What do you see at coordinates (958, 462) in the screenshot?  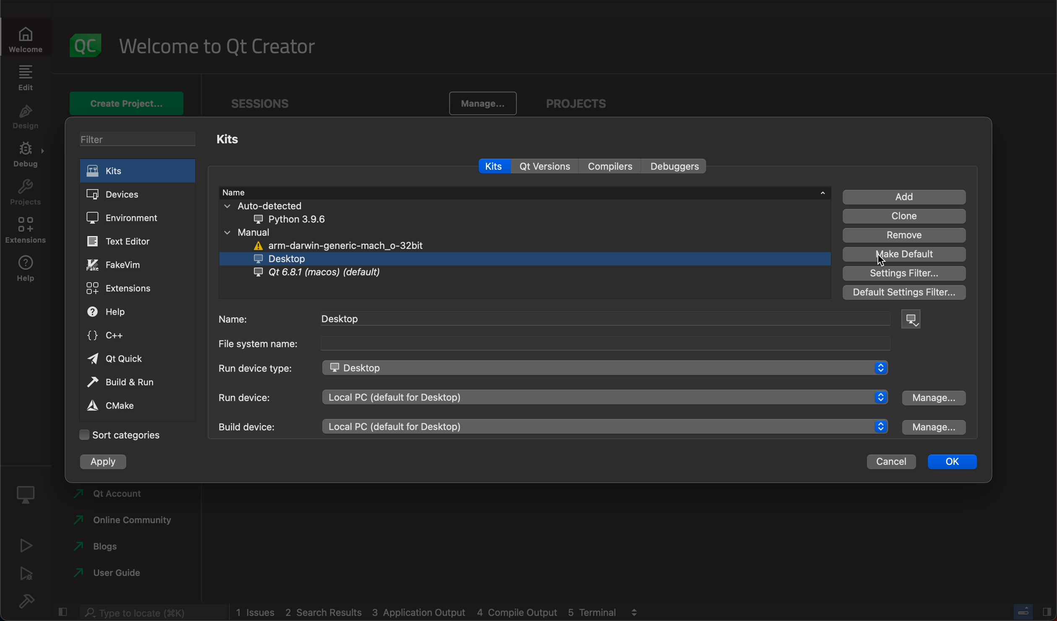 I see `ok` at bounding box center [958, 462].